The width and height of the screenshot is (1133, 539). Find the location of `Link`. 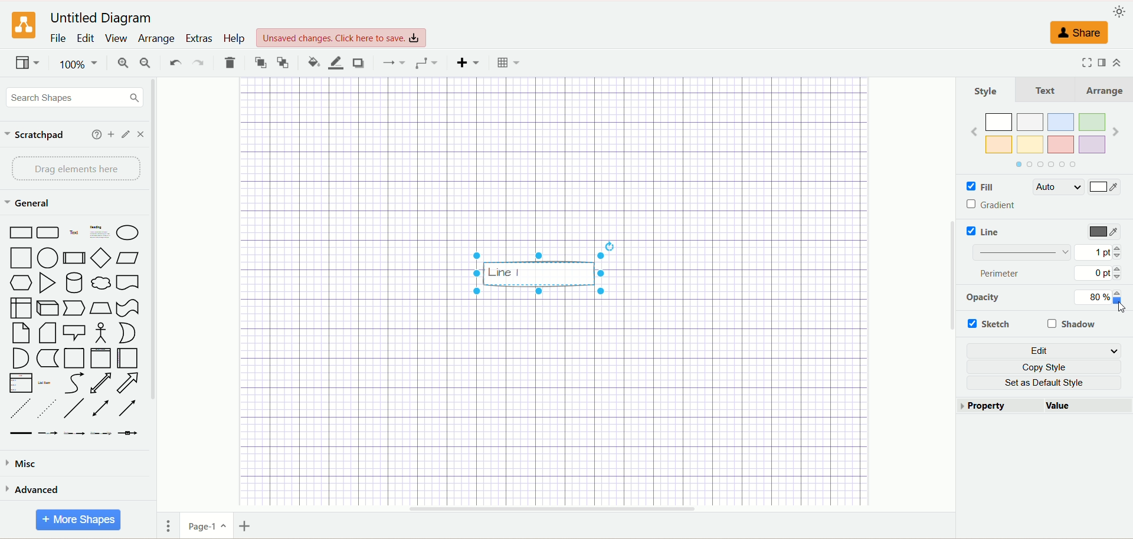

Link is located at coordinates (21, 434).